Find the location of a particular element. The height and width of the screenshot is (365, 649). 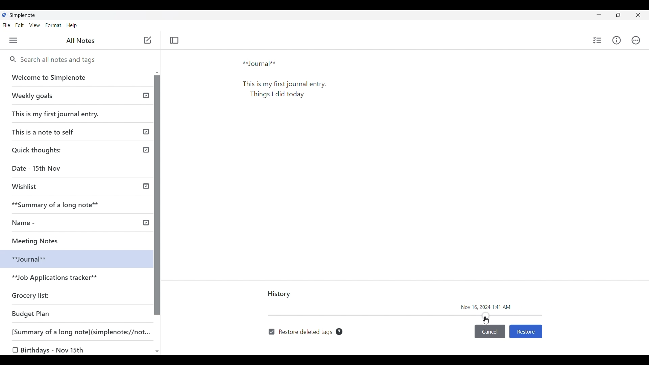

**Summary of a long note** is located at coordinates (60, 204).